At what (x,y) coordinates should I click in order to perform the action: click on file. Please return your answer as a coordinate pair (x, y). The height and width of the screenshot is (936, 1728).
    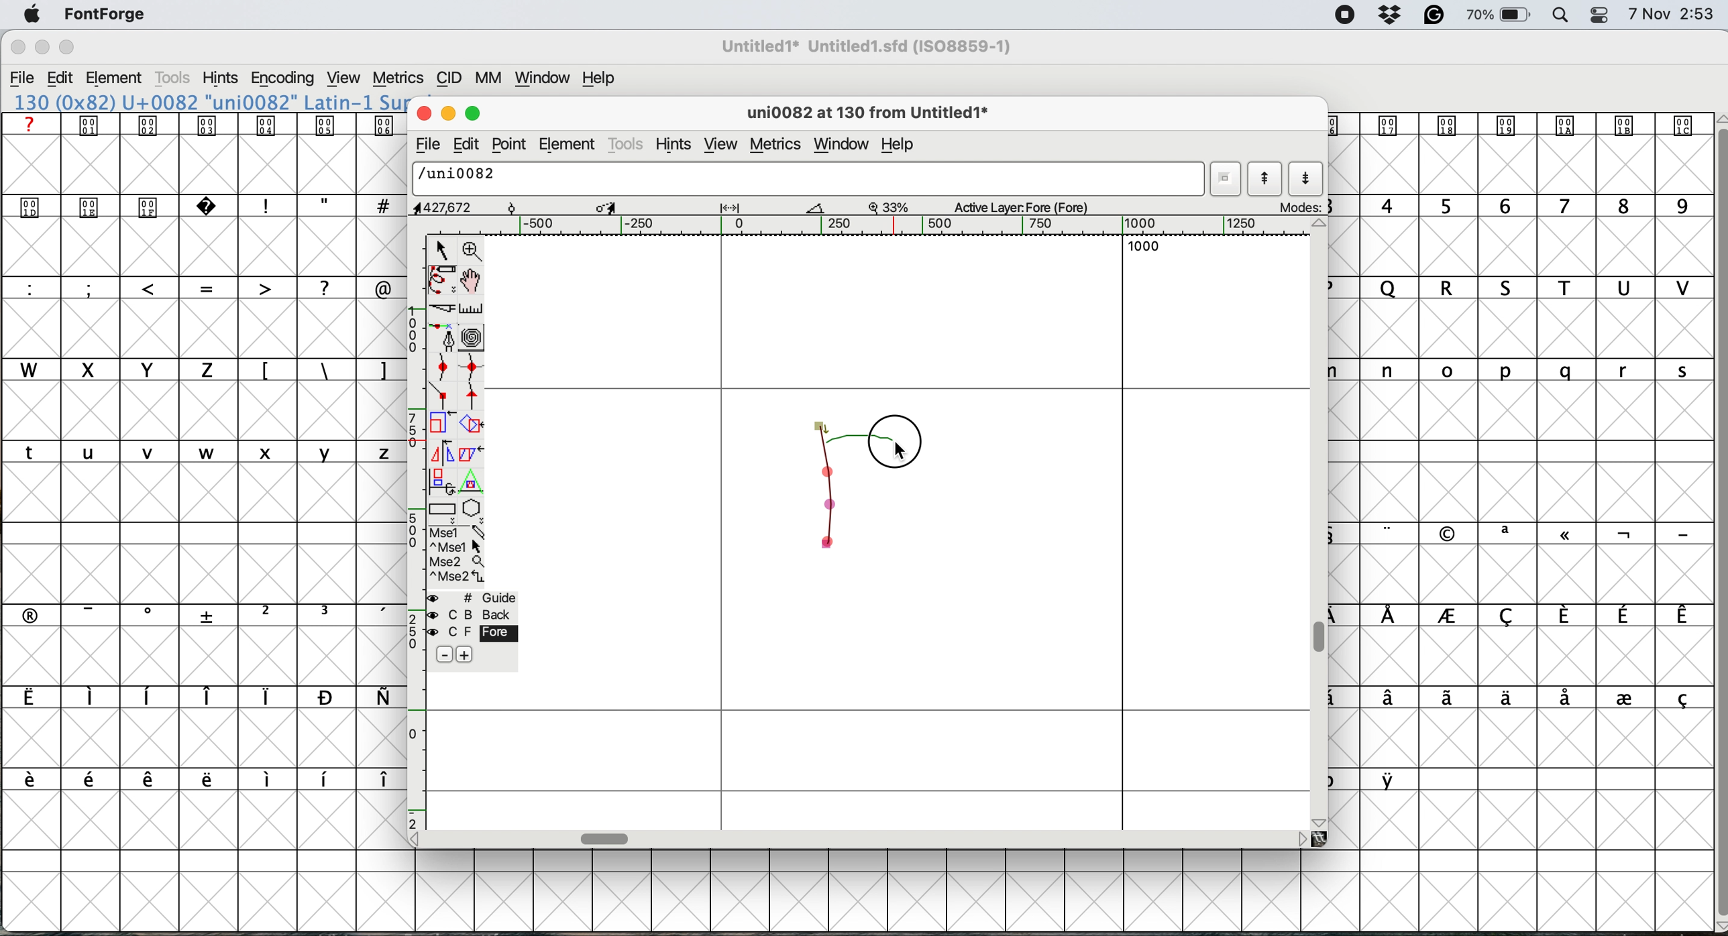
    Looking at the image, I should click on (425, 146).